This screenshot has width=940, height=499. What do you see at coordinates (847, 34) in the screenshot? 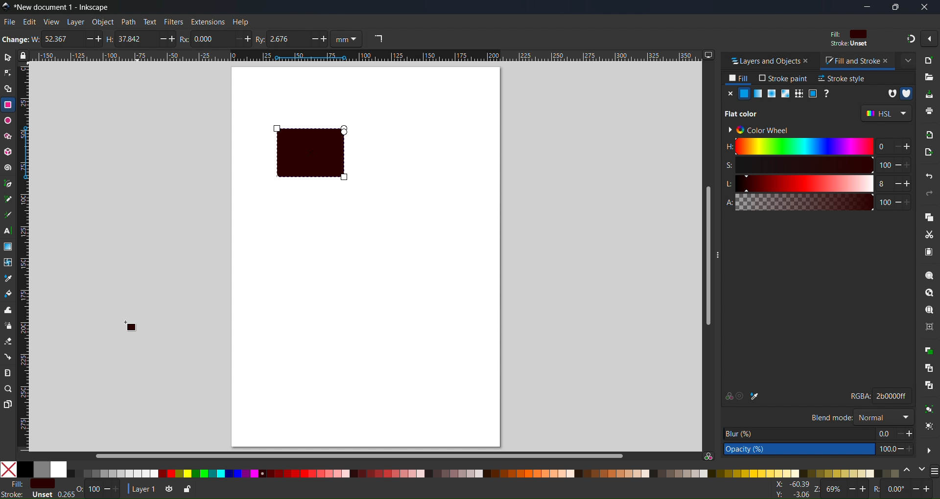
I see `Fill color` at bounding box center [847, 34].